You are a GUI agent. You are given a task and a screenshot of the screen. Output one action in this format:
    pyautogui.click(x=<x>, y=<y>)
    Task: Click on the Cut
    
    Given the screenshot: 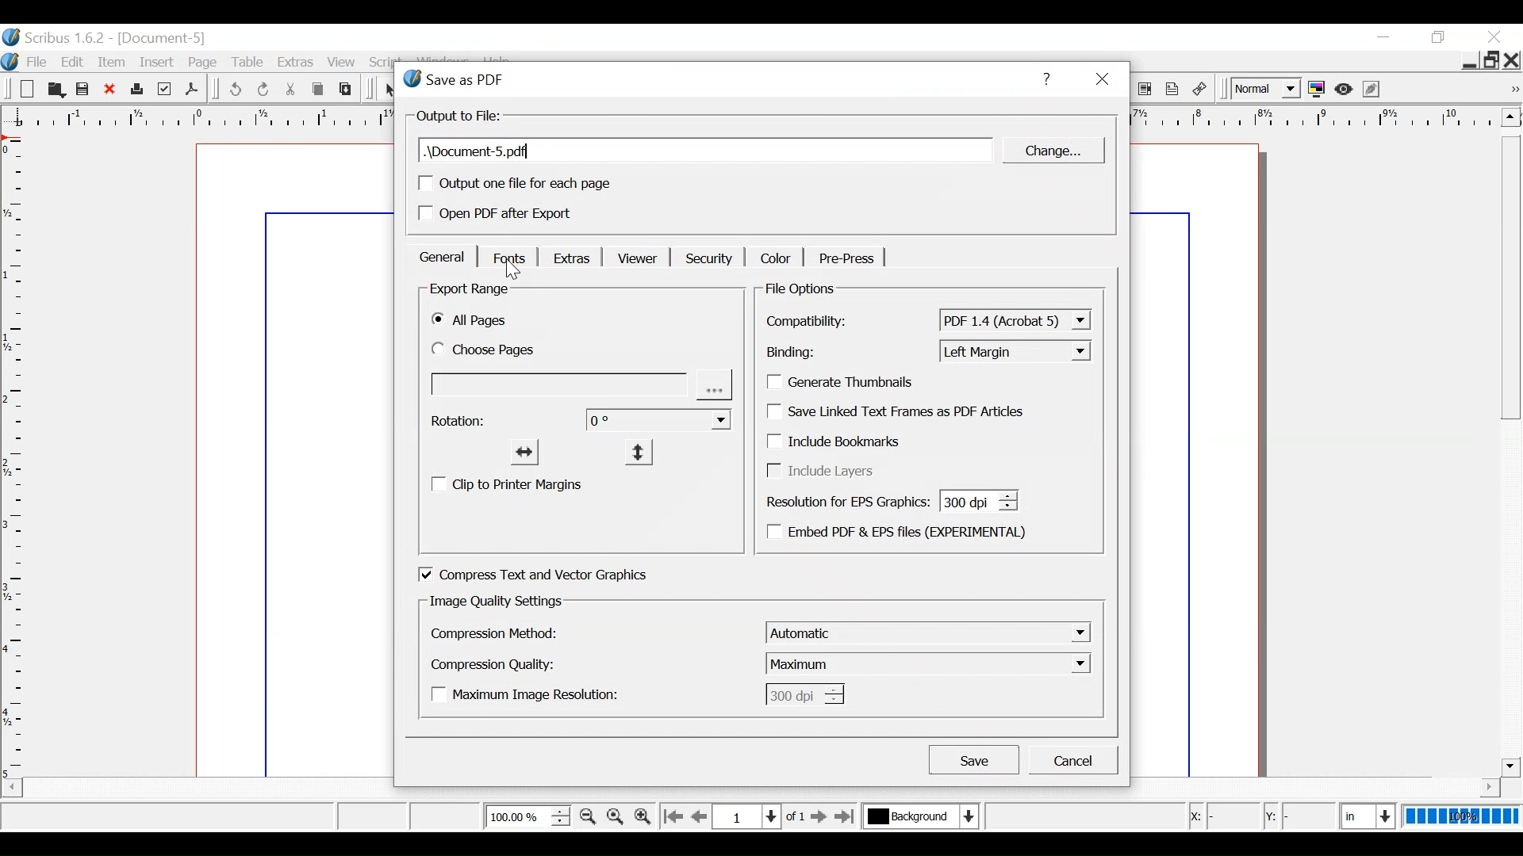 What is the action you would take?
    pyautogui.click(x=291, y=90)
    